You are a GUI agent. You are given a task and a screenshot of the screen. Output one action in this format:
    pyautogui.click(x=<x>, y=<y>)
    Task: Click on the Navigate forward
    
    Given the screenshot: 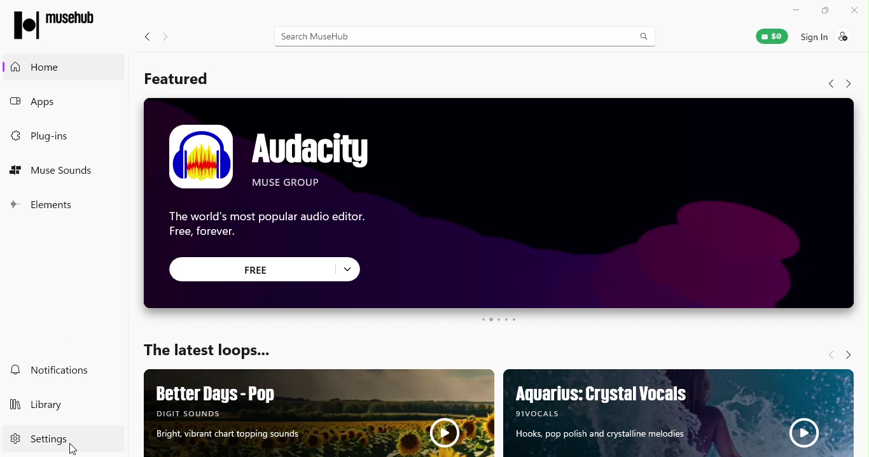 What is the action you would take?
    pyautogui.click(x=165, y=36)
    